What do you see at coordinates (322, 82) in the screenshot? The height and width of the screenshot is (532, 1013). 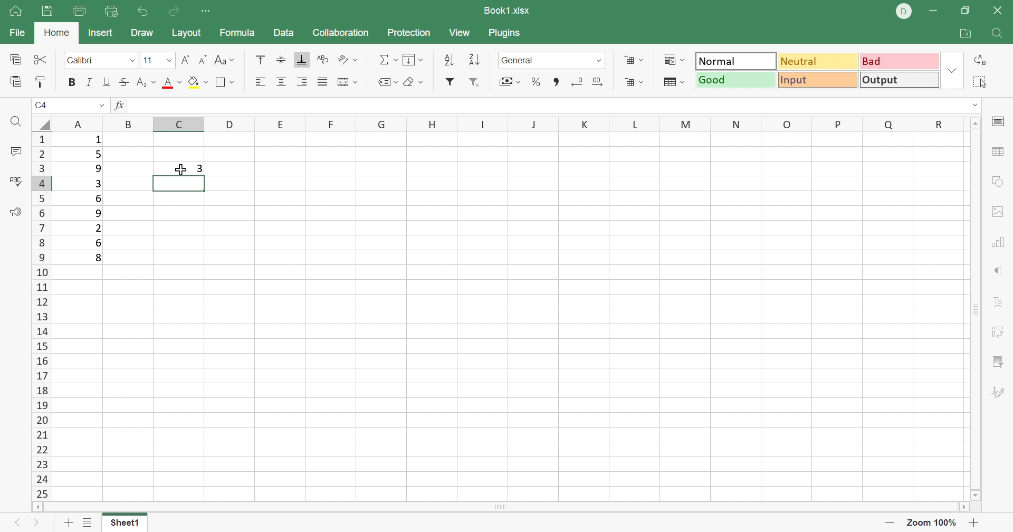 I see `Justified` at bounding box center [322, 82].